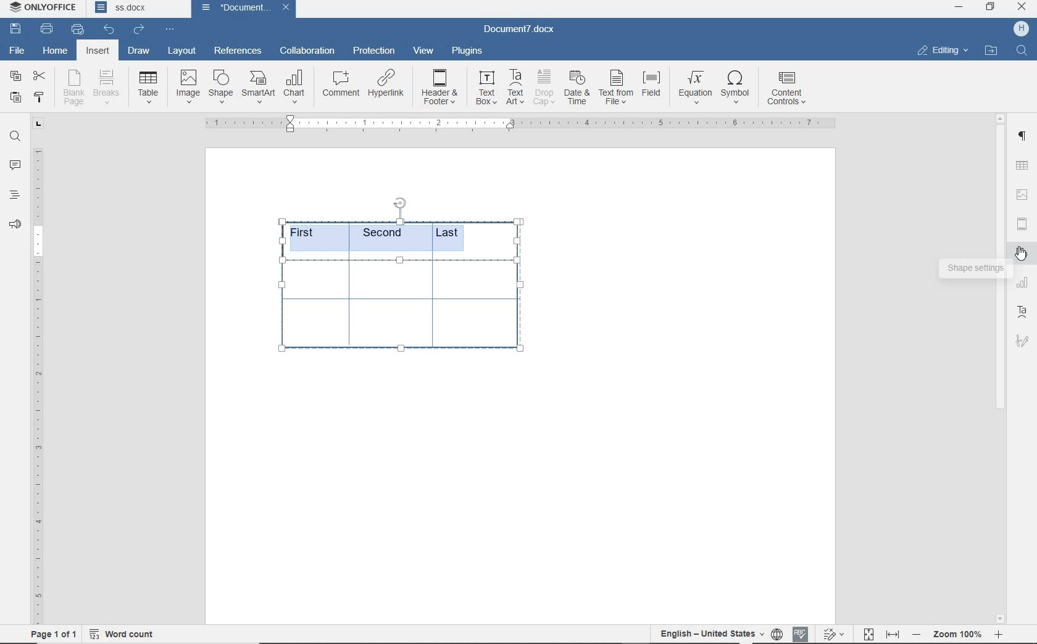  What do you see at coordinates (544, 88) in the screenshot?
I see `drop cap` at bounding box center [544, 88].